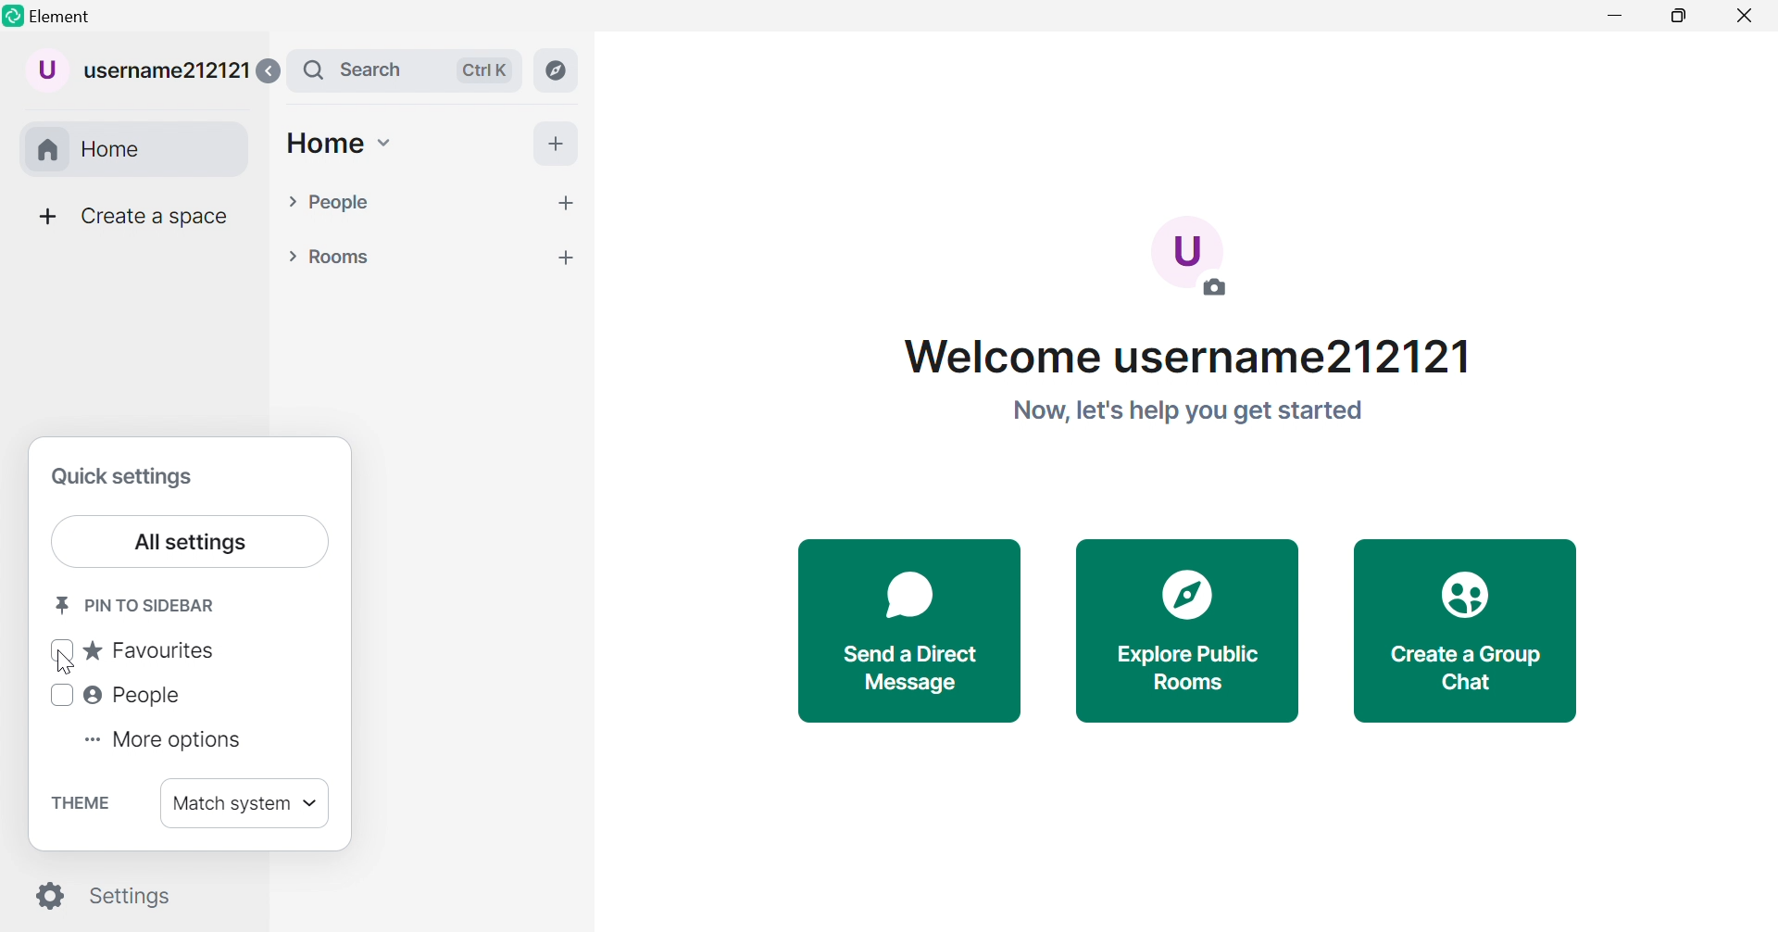 The width and height of the screenshot is (1778, 932). Describe the element at coordinates (556, 143) in the screenshot. I see `More` at that location.